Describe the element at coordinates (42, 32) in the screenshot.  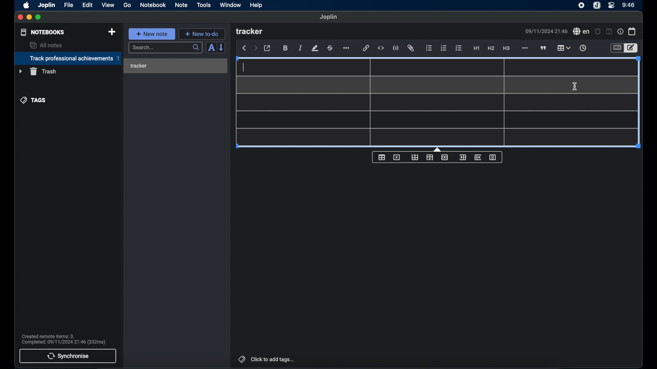
I see `notebooks` at that location.